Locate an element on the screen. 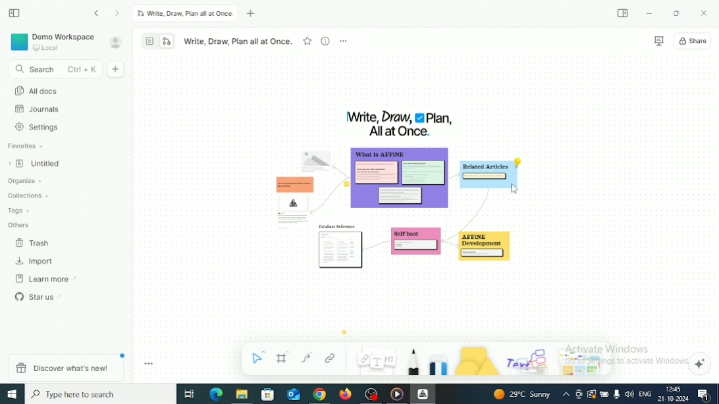 Image resolution: width=719 pixels, height=404 pixels. Star us is located at coordinates (39, 296).